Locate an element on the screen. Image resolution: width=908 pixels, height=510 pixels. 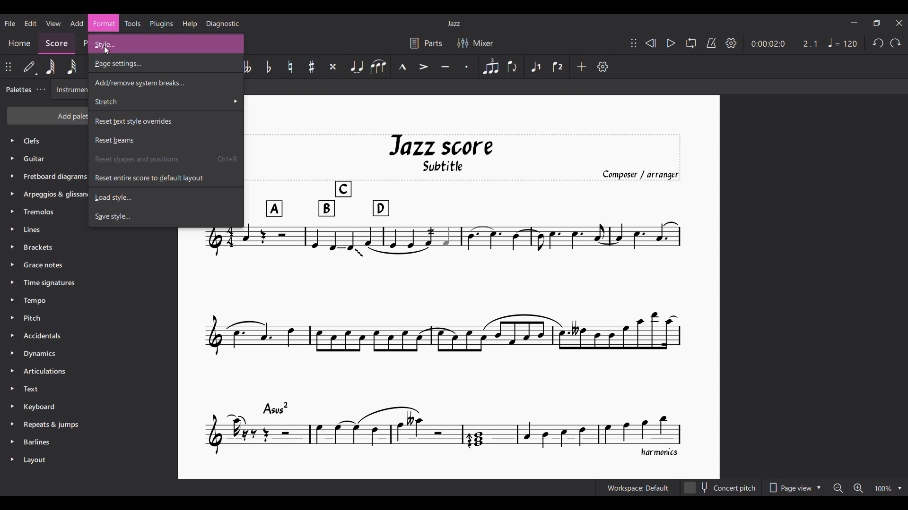
Toggle flat is located at coordinates (269, 66).